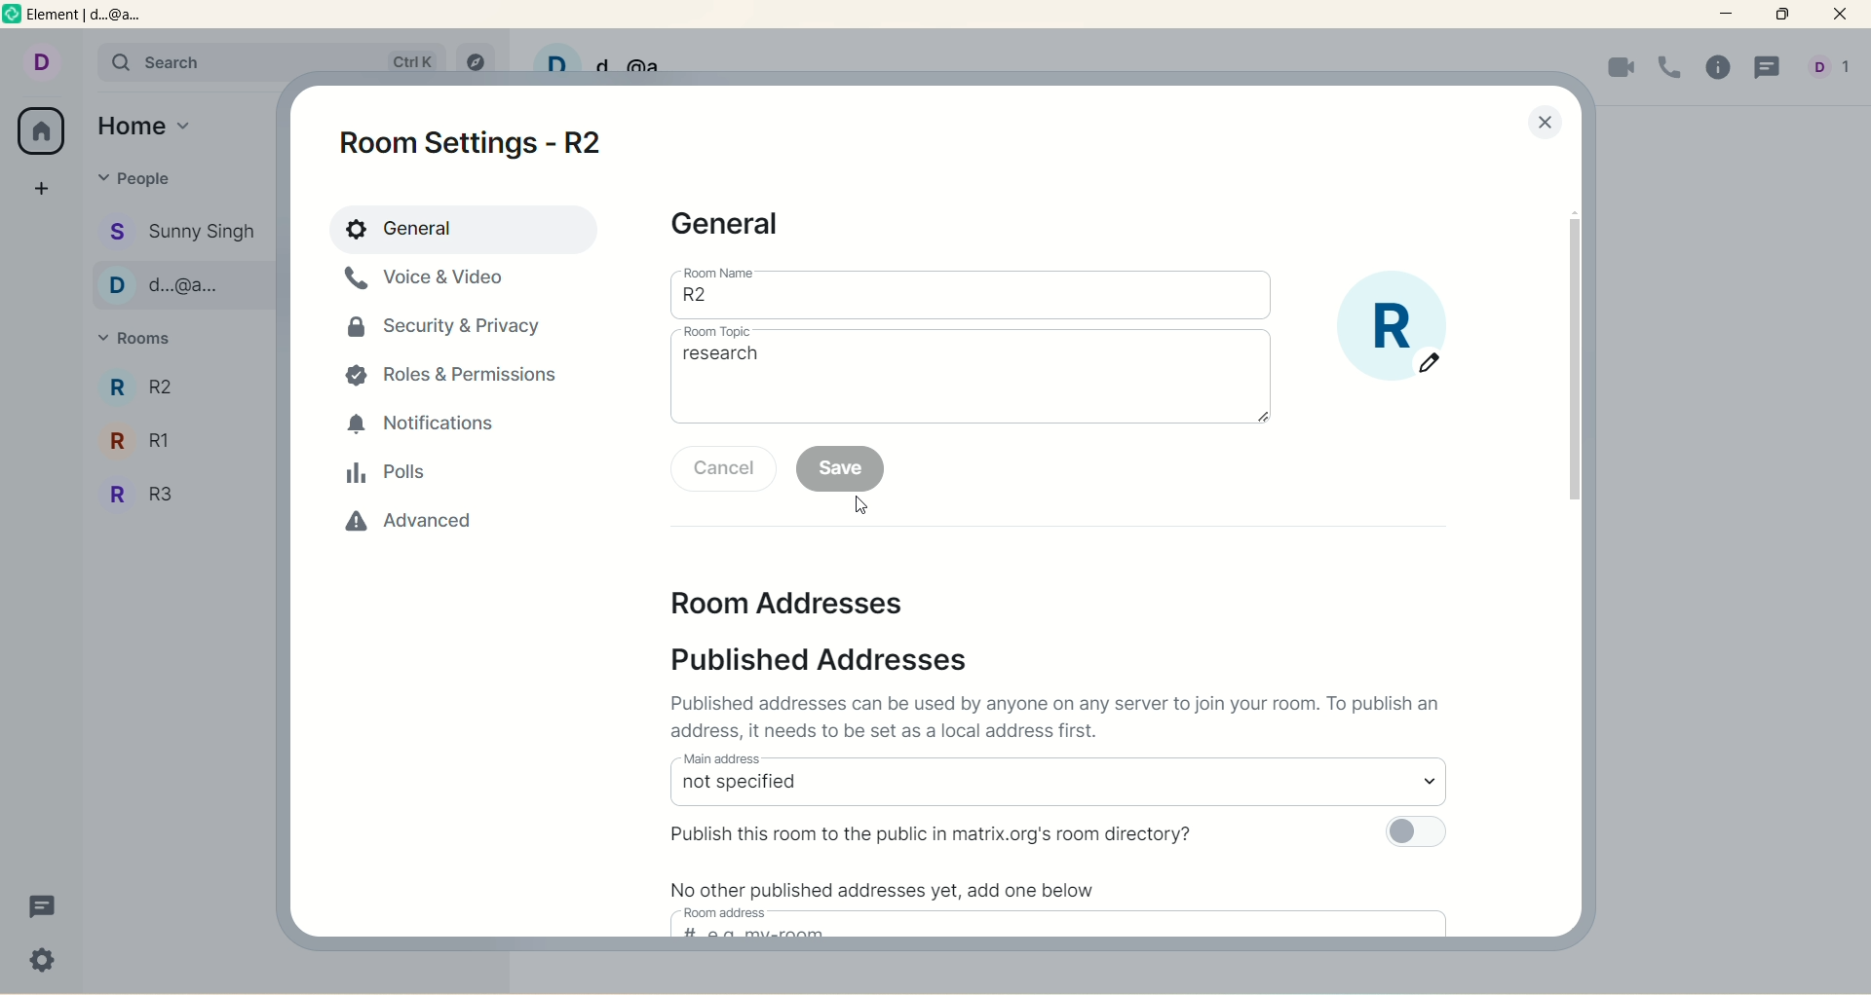  What do you see at coordinates (841, 469) in the screenshot?
I see `save` at bounding box center [841, 469].